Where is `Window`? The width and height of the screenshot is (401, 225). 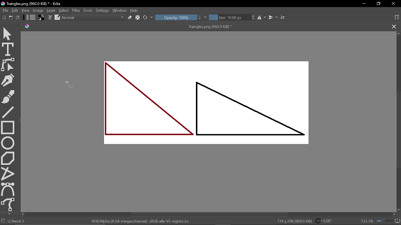
Window is located at coordinates (120, 10).